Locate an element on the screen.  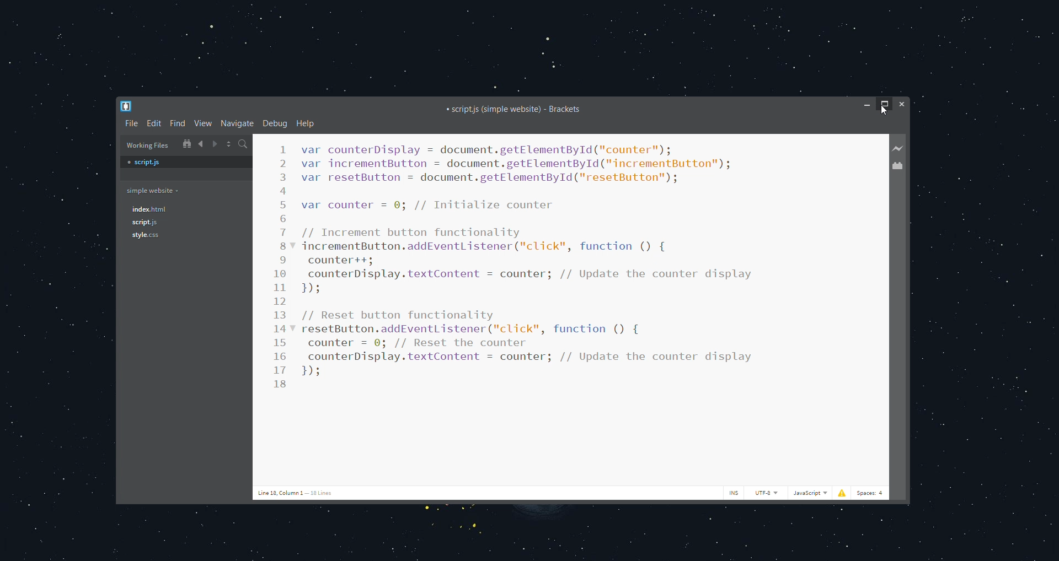
Line 18, Column 1 - 18 Lines is located at coordinates (297, 493).